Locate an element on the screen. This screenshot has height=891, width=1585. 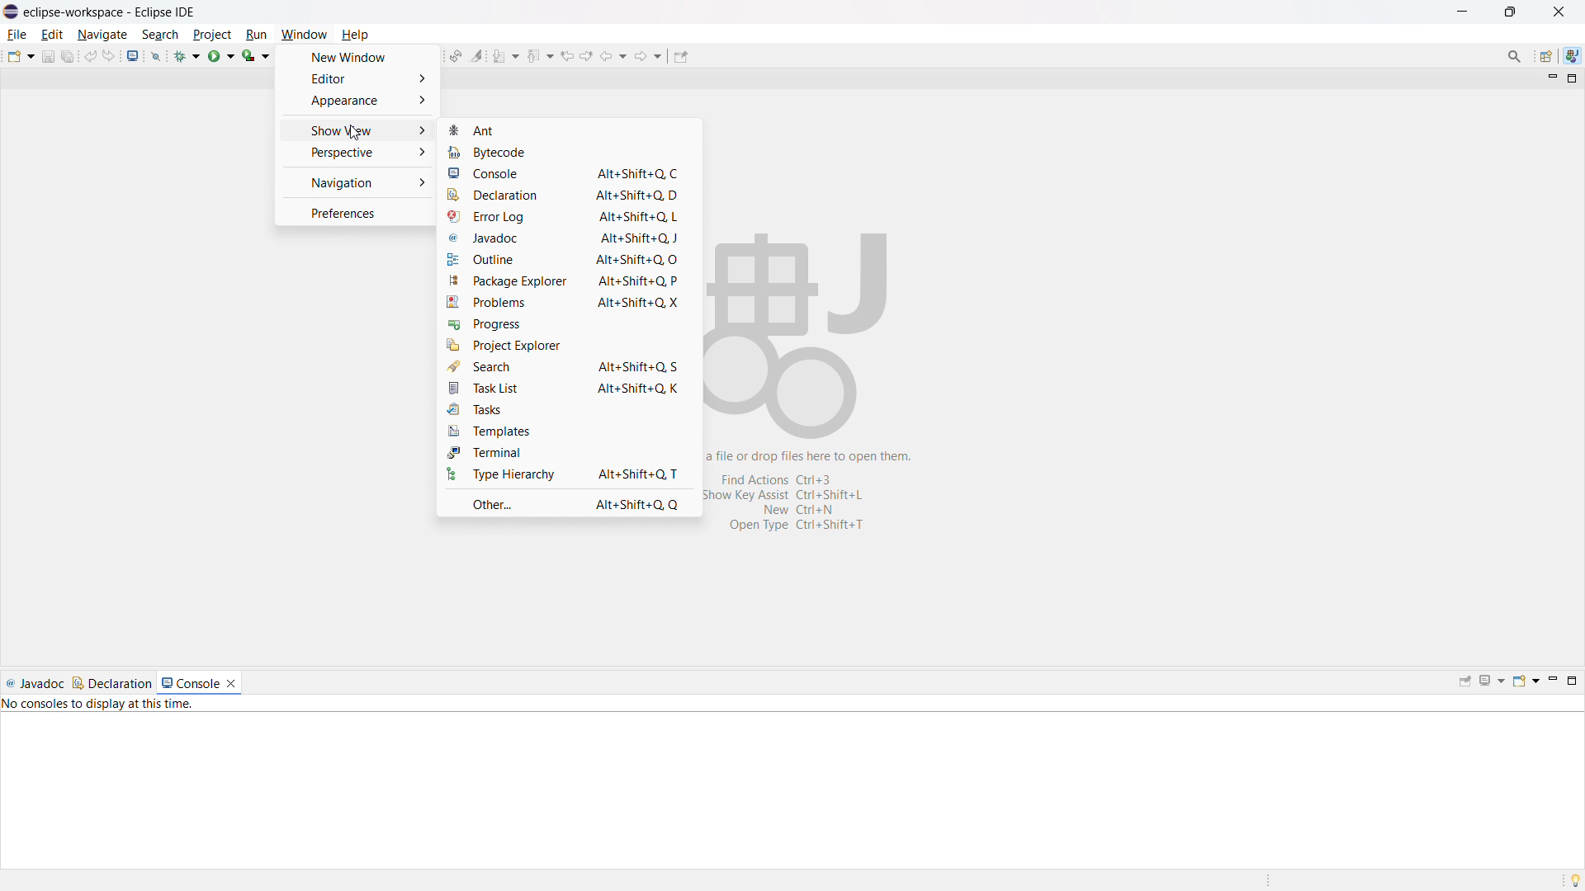
open console is located at coordinates (1526, 681).